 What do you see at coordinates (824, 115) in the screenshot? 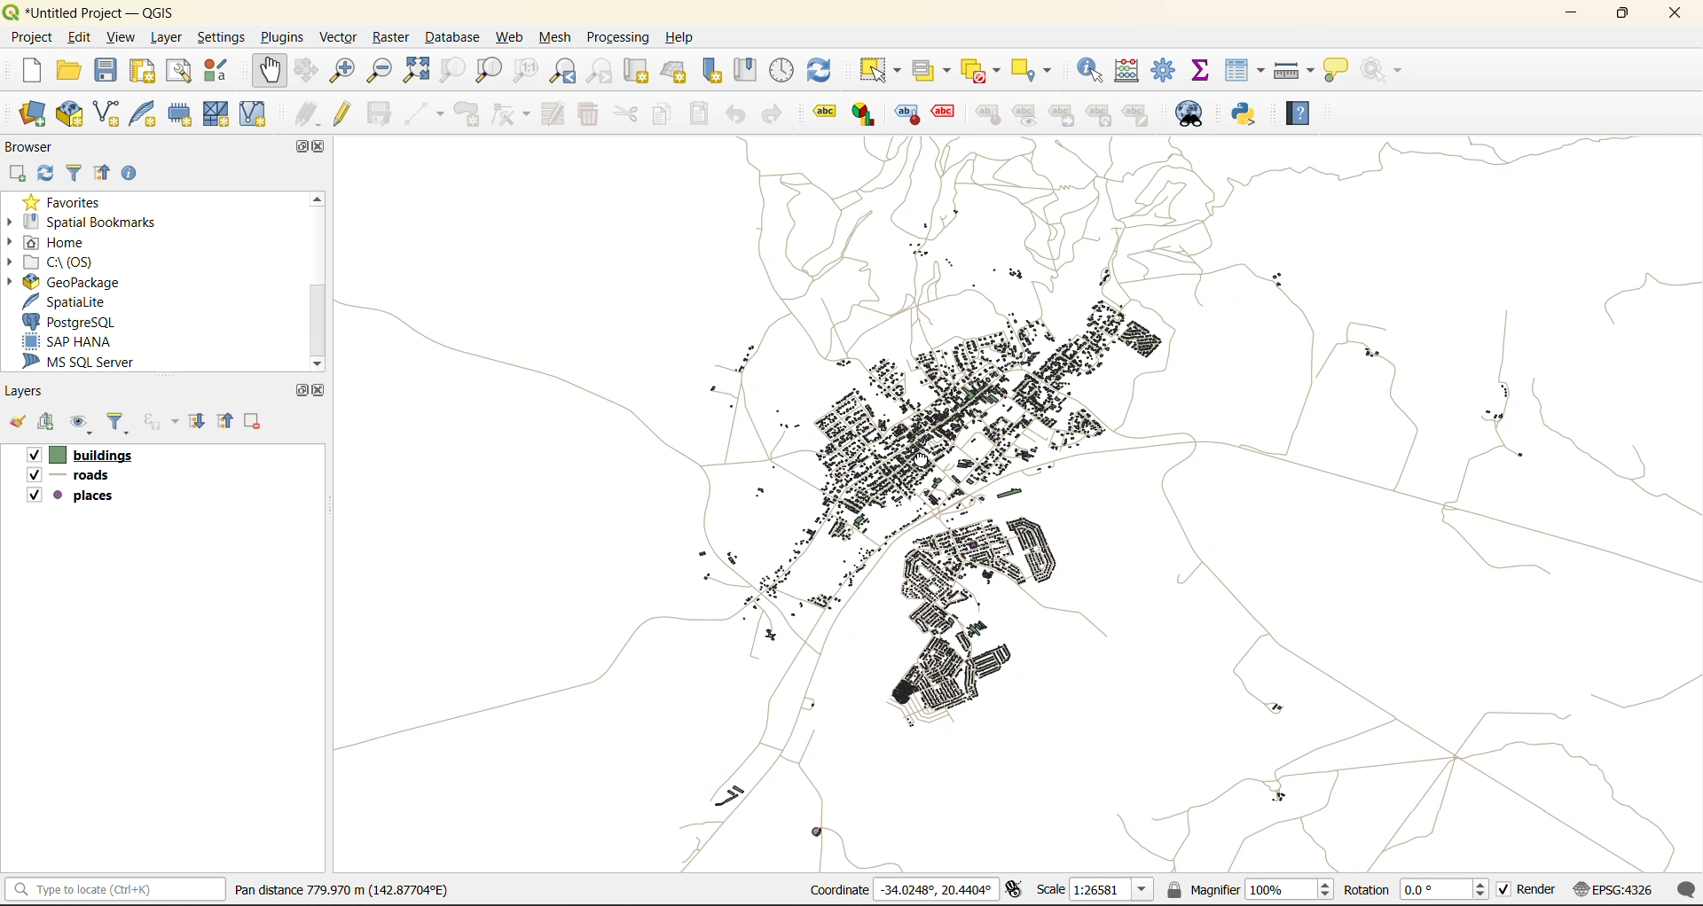
I see `Label tool` at bounding box center [824, 115].